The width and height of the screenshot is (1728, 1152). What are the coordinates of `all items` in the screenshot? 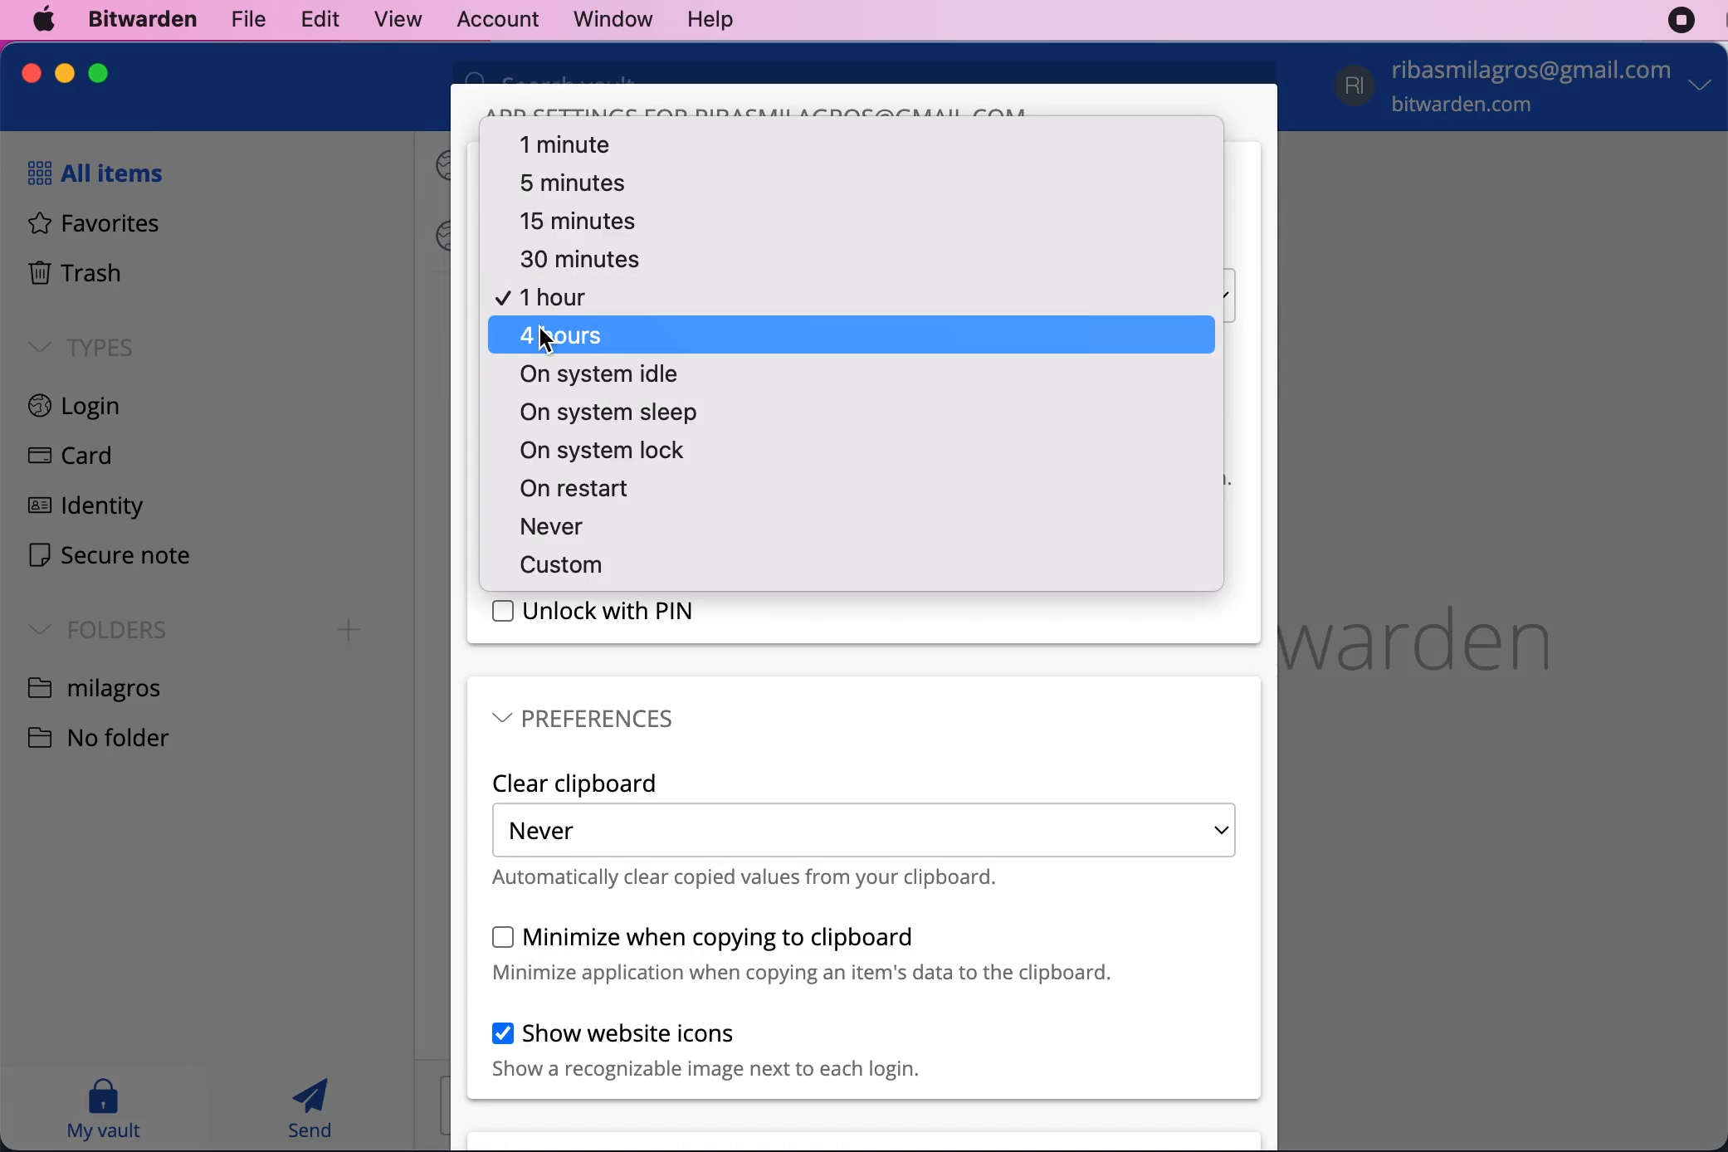 It's located at (90, 173).